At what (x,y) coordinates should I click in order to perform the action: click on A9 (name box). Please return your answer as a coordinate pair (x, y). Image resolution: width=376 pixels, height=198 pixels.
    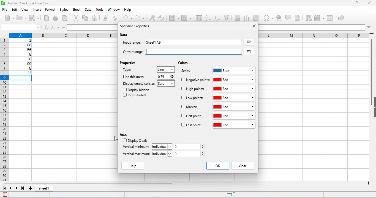
    Looking at the image, I should click on (21, 27).